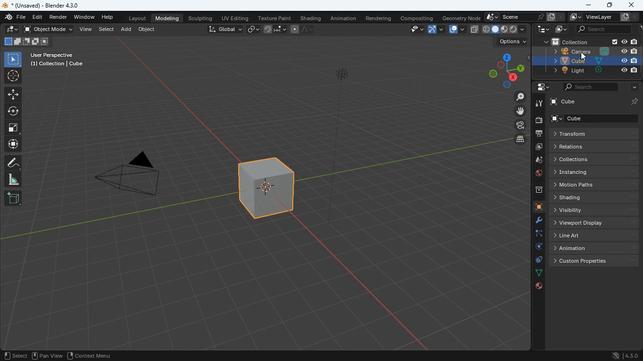 The height and width of the screenshot is (361, 643). Describe the element at coordinates (419, 17) in the screenshot. I see `compositing` at that location.